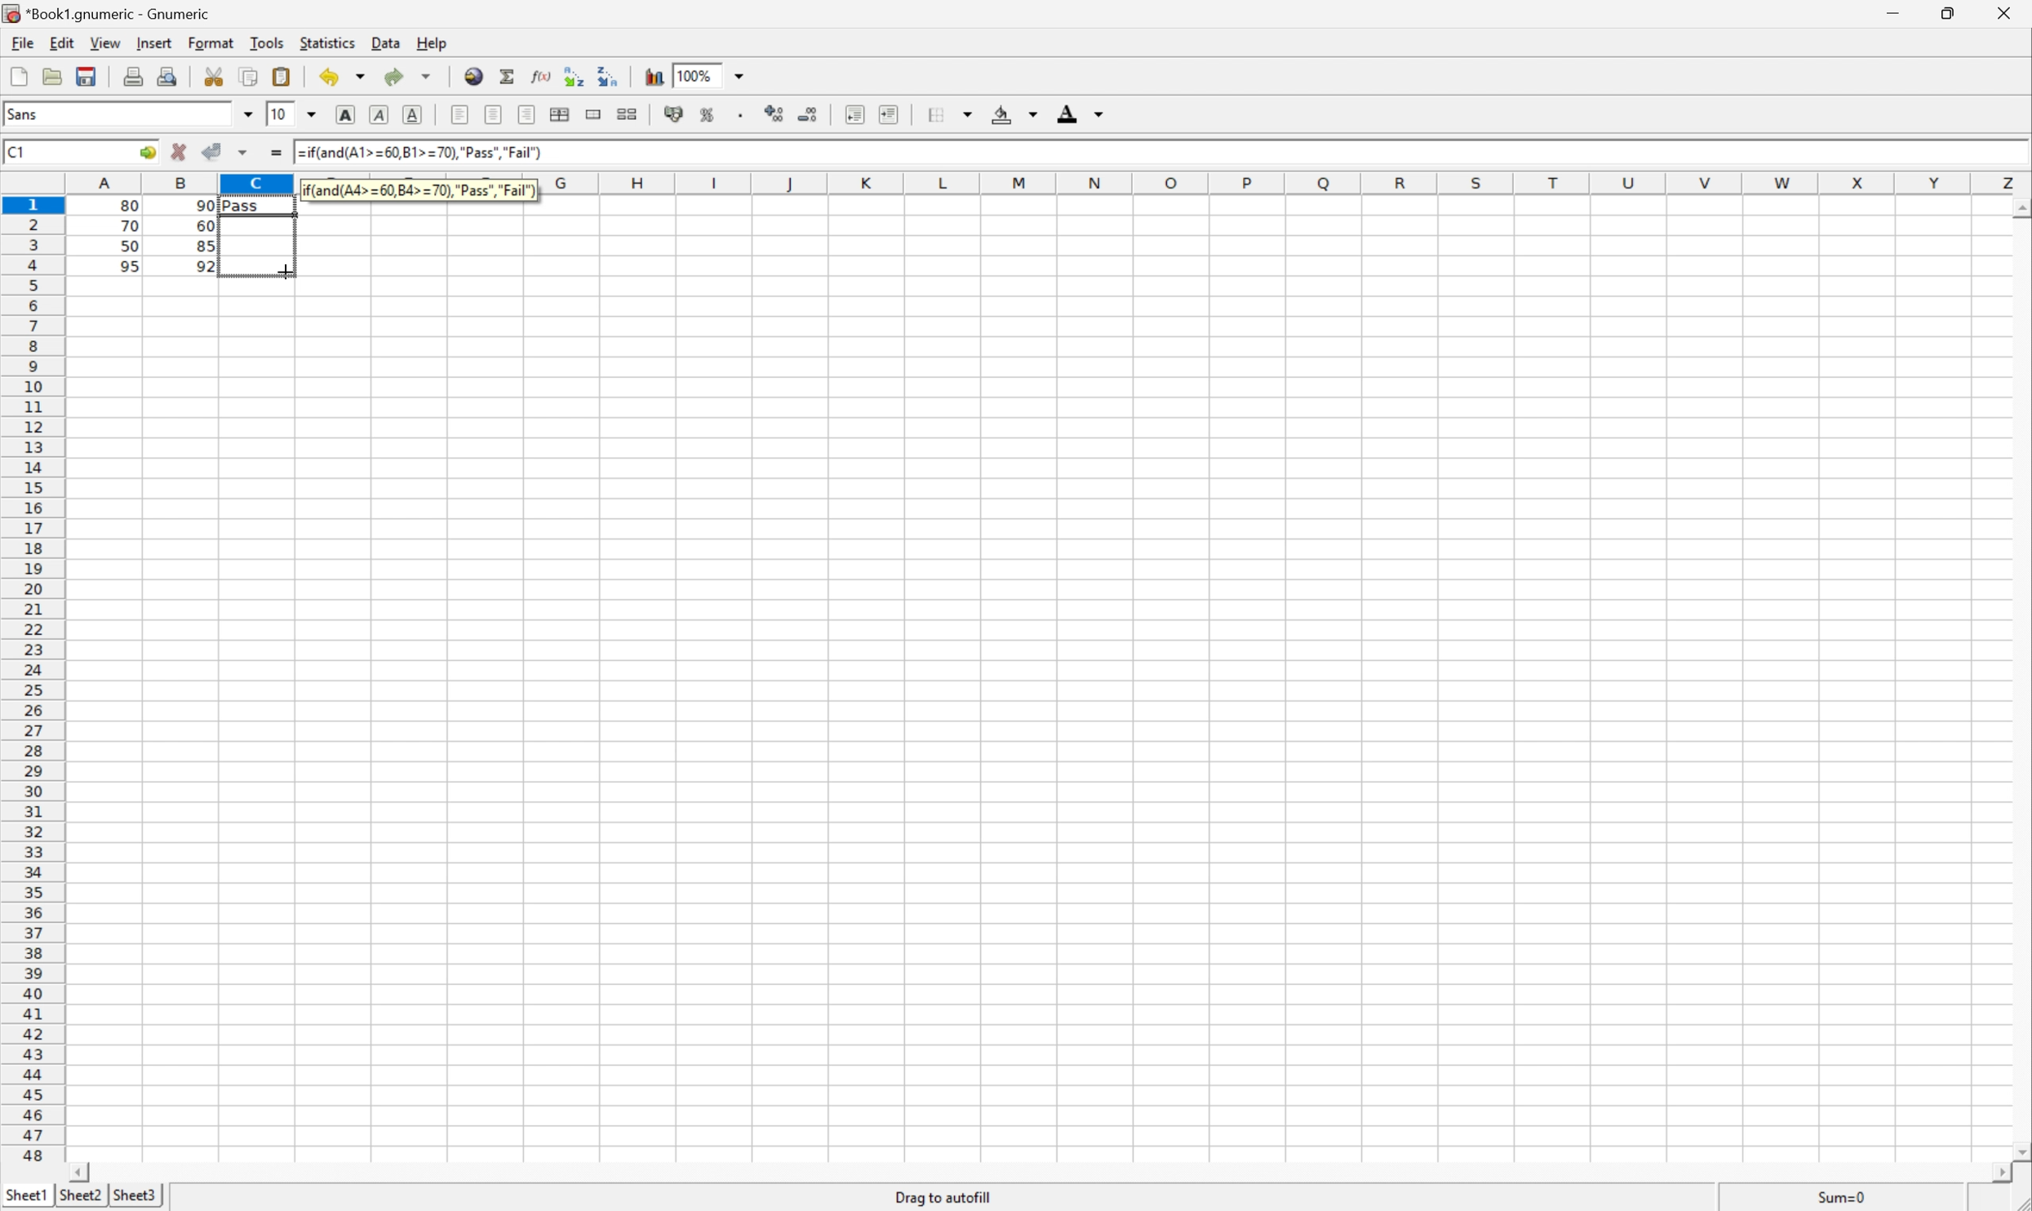 The image size is (2032, 1211). What do you see at coordinates (104, 13) in the screenshot?
I see `*Book1.gnumeric - Gnumeric` at bounding box center [104, 13].